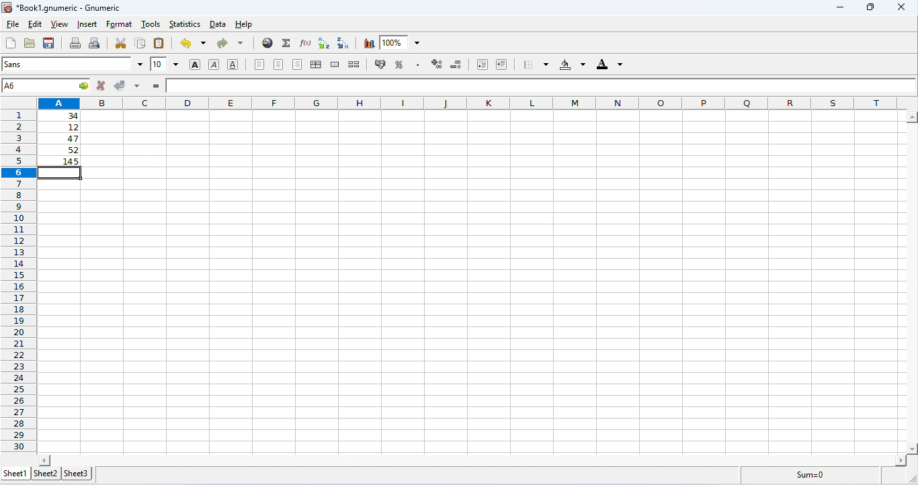 The width and height of the screenshot is (918, 485). I want to click on 34, so click(60, 116).